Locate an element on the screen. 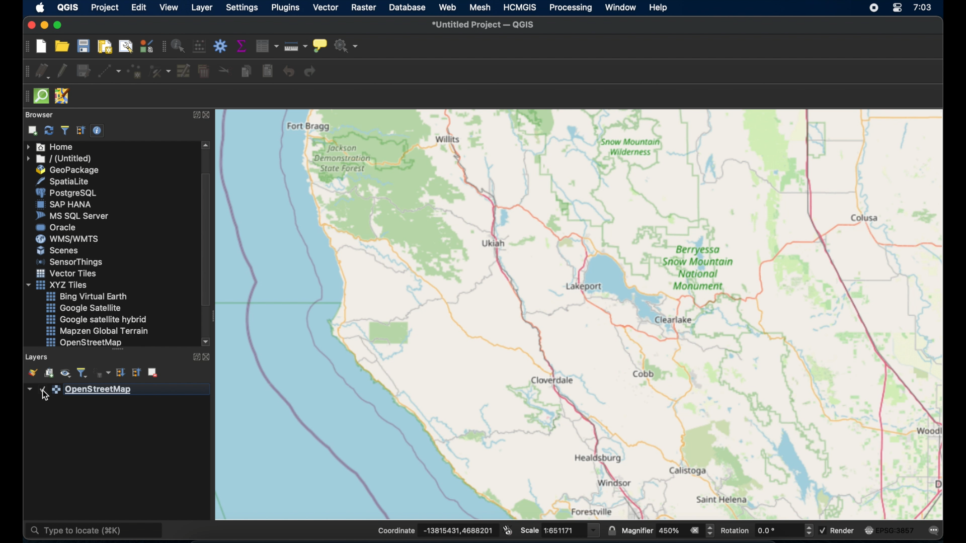 Image resolution: width=966 pixels, height=543 pixels. web is located at coordinates (447, 7).